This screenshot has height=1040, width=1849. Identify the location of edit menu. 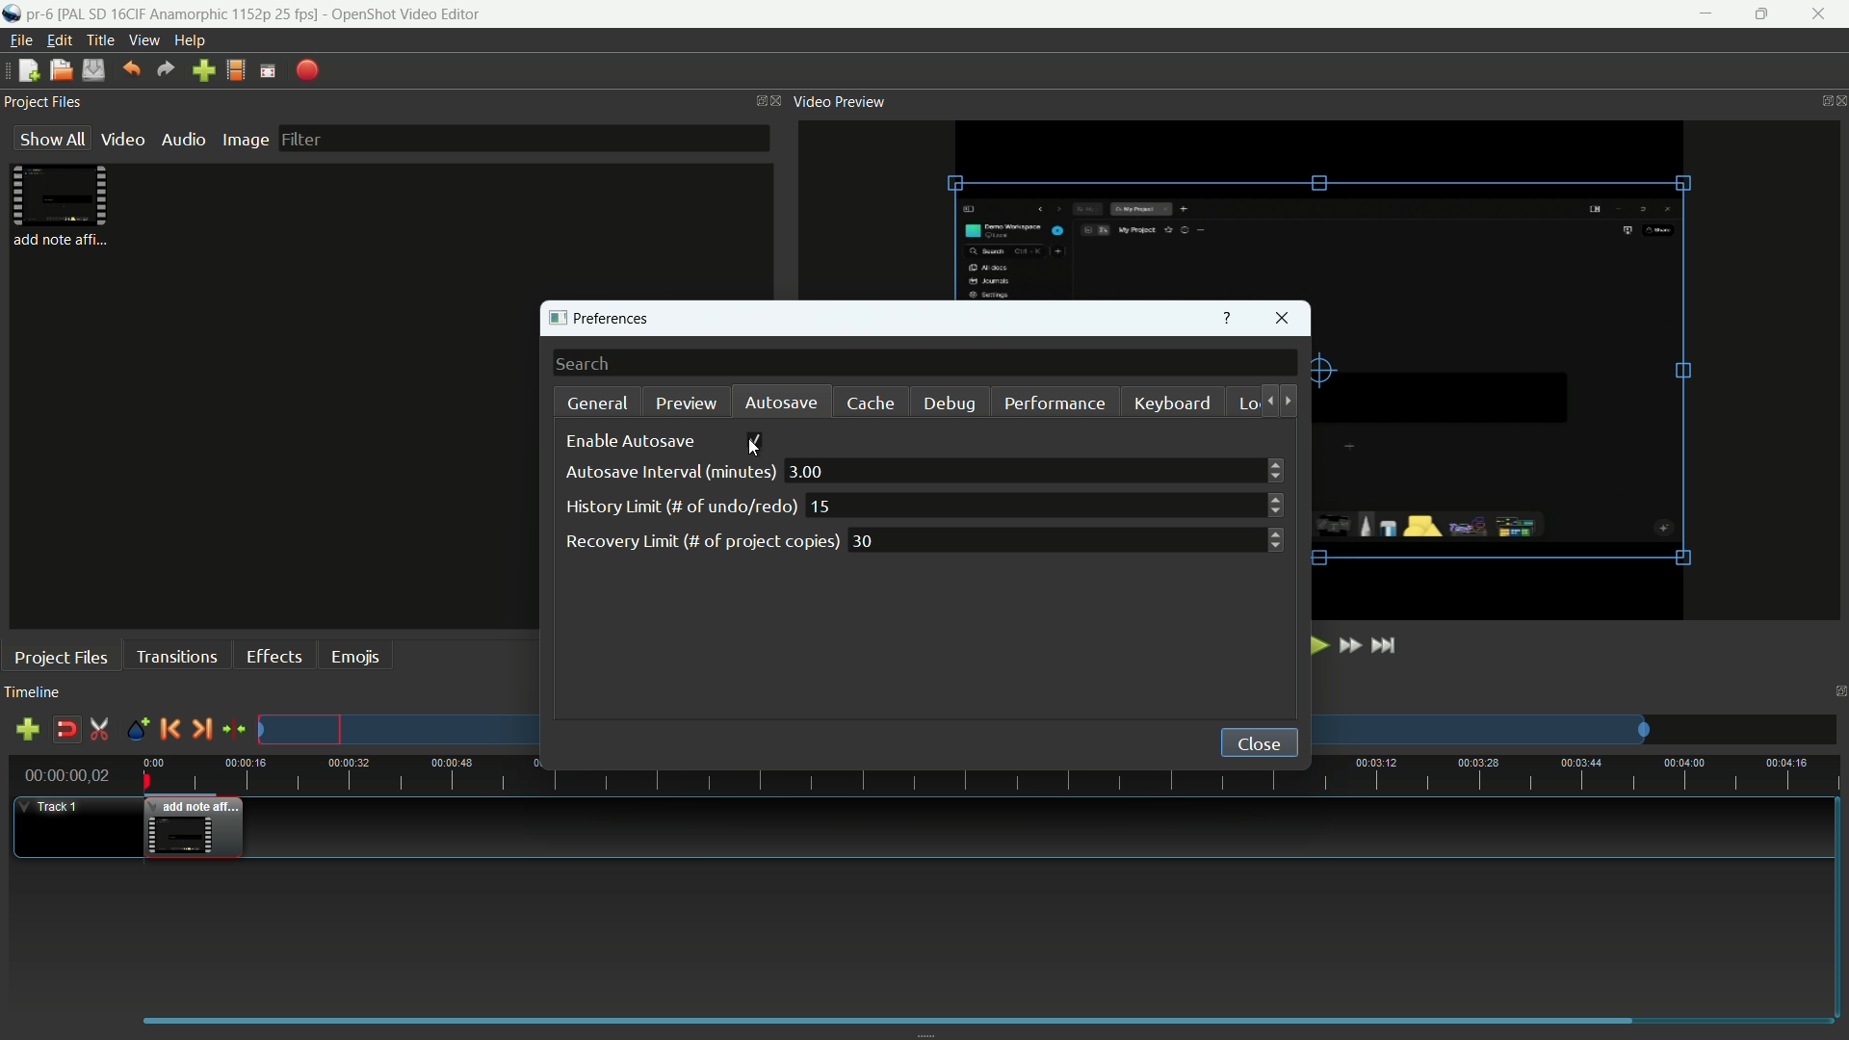
(60, 42).